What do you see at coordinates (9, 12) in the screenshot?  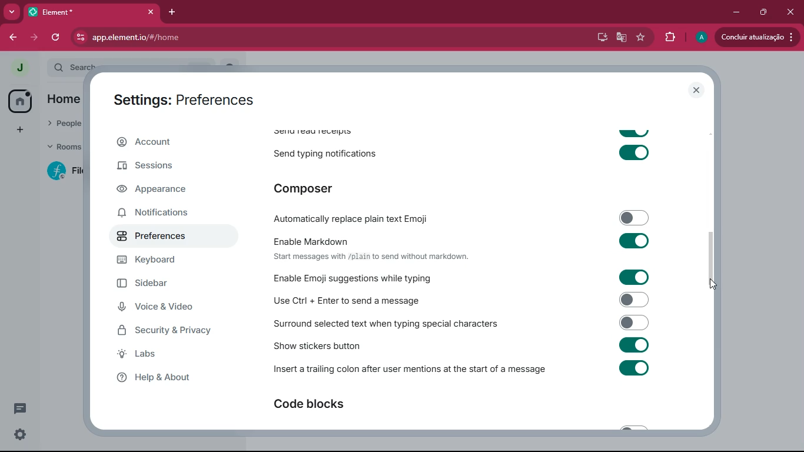 I see `more` at bounding box center [9, 12].